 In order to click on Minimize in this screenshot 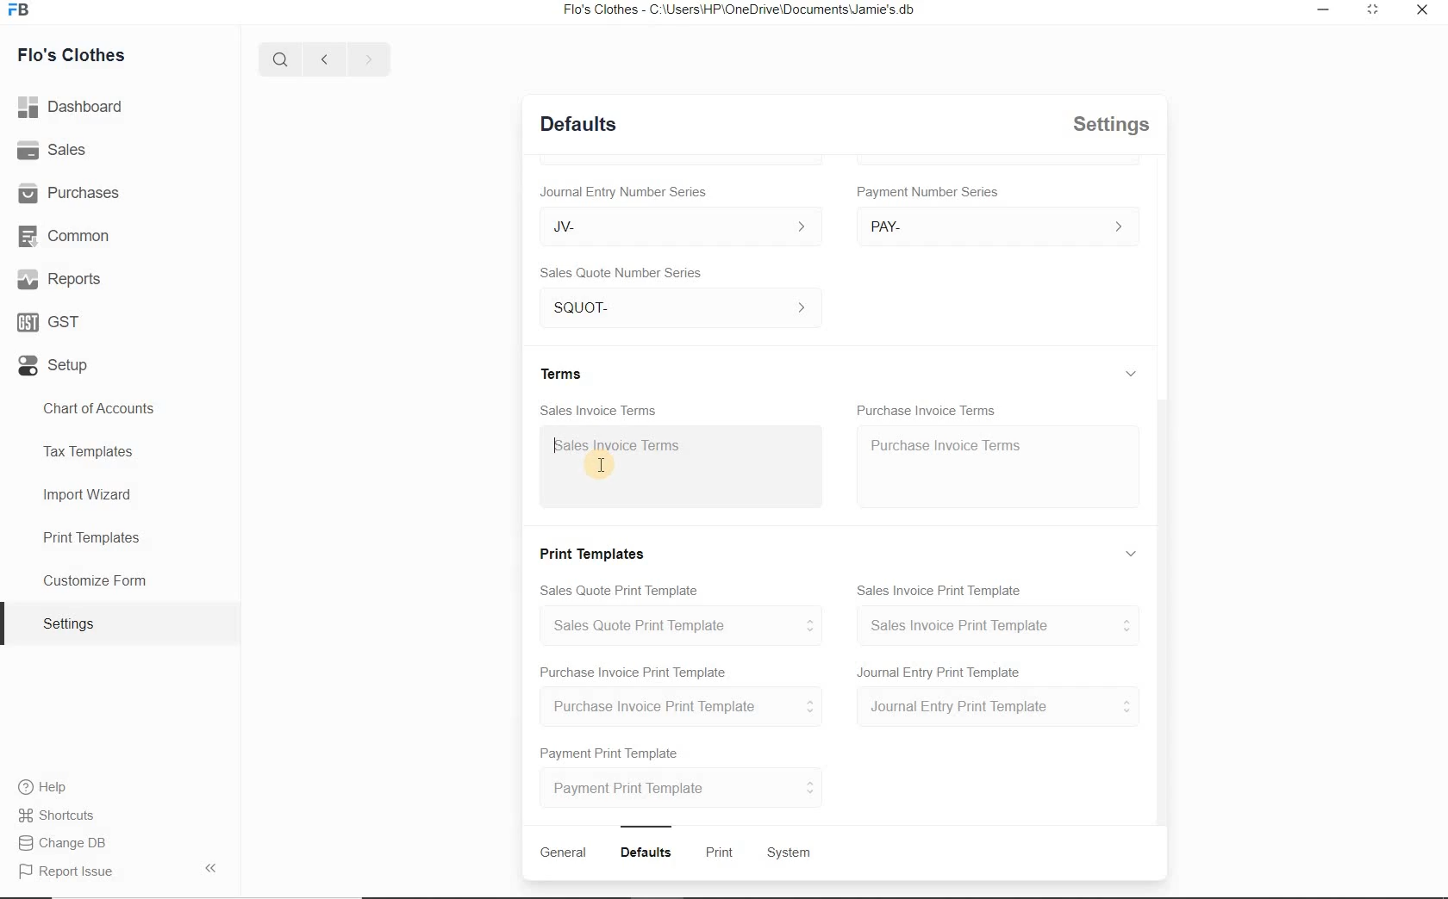, I will do `click(1323, 10)`.